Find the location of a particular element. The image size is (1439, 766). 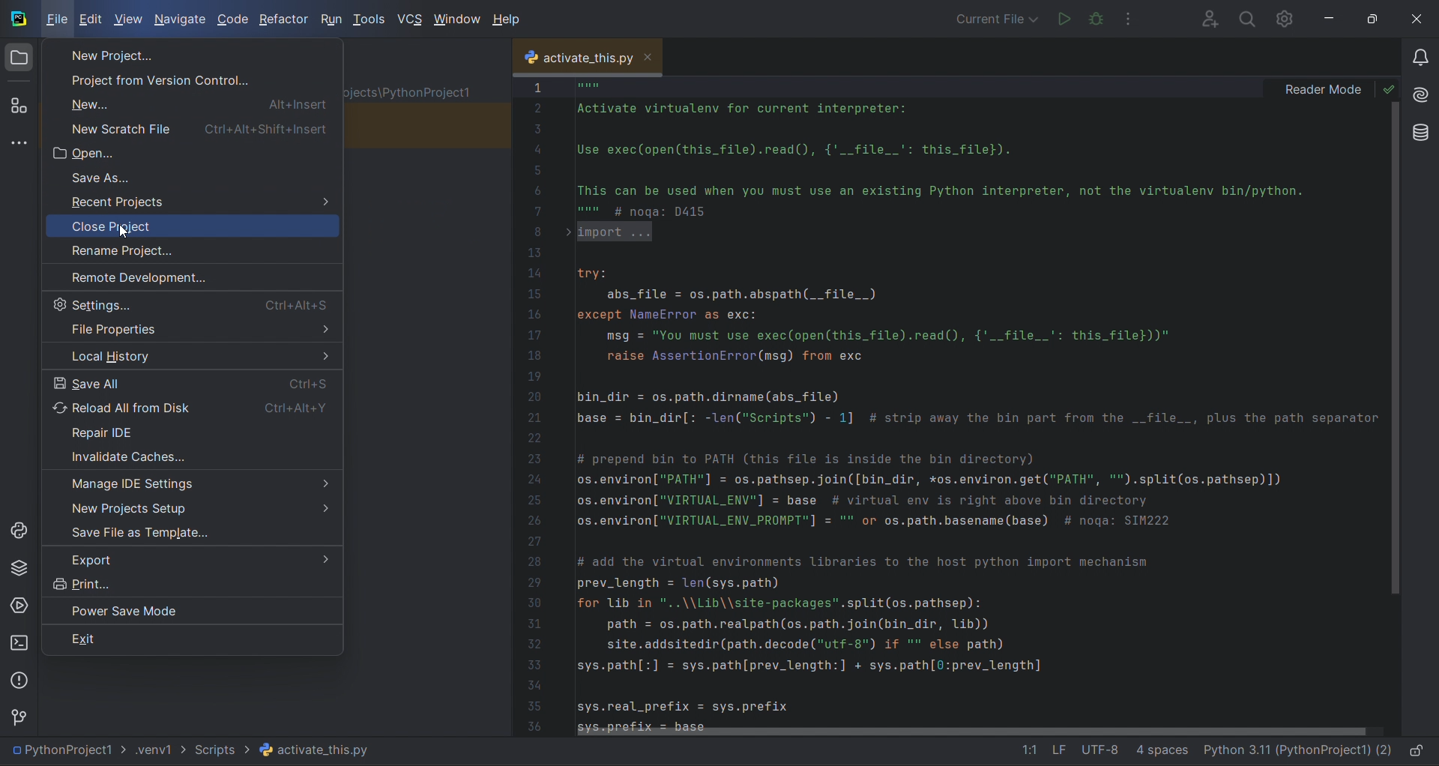

version control is located at coordinates (19, 720).